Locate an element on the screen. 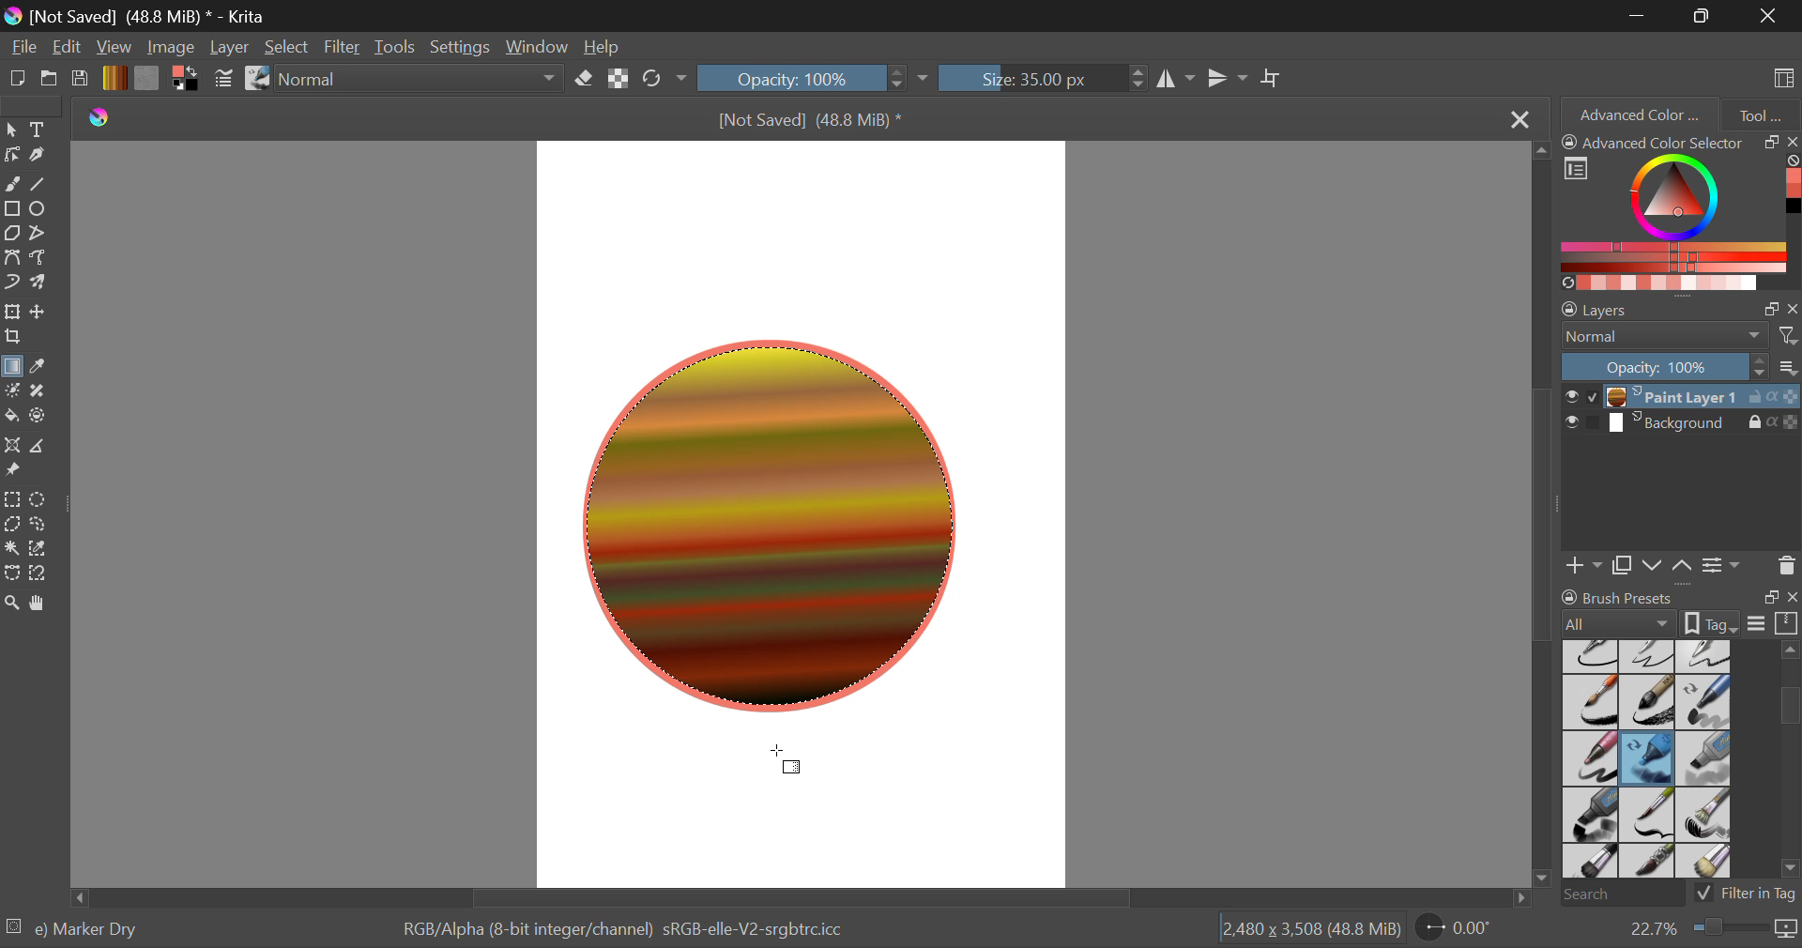 This screenshot has width=1802, height=948. Brush Presets Docket Tab is located at coordinates (1679, 607).